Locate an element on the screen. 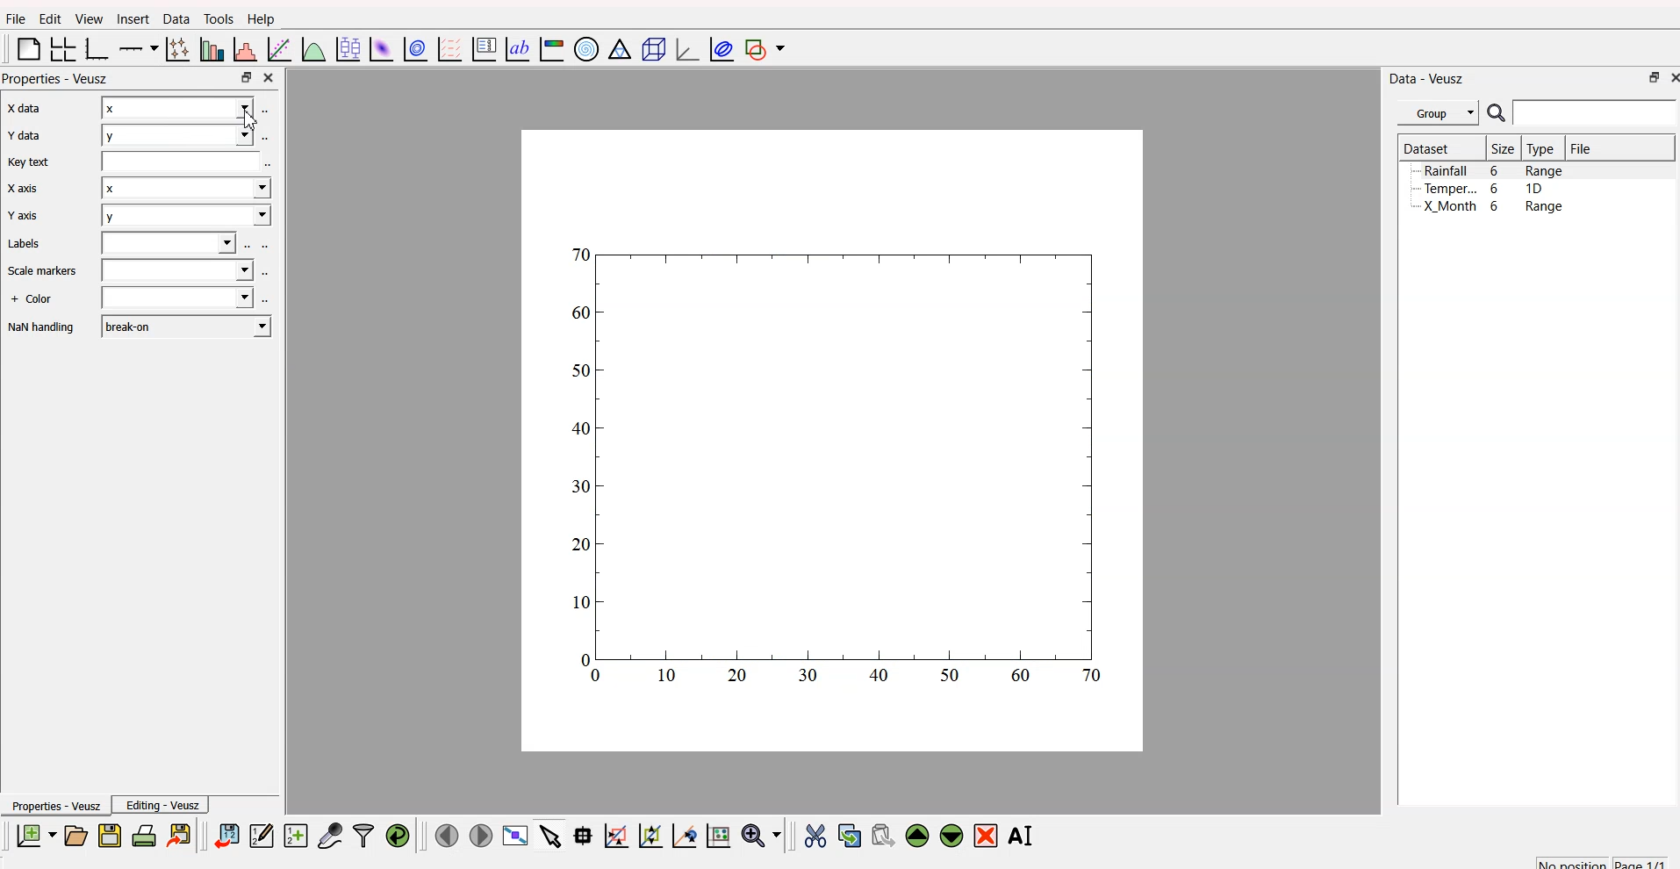 The width and height of the screenshot is (1680, 869). 3D graph is located at coordinates (681, 48).